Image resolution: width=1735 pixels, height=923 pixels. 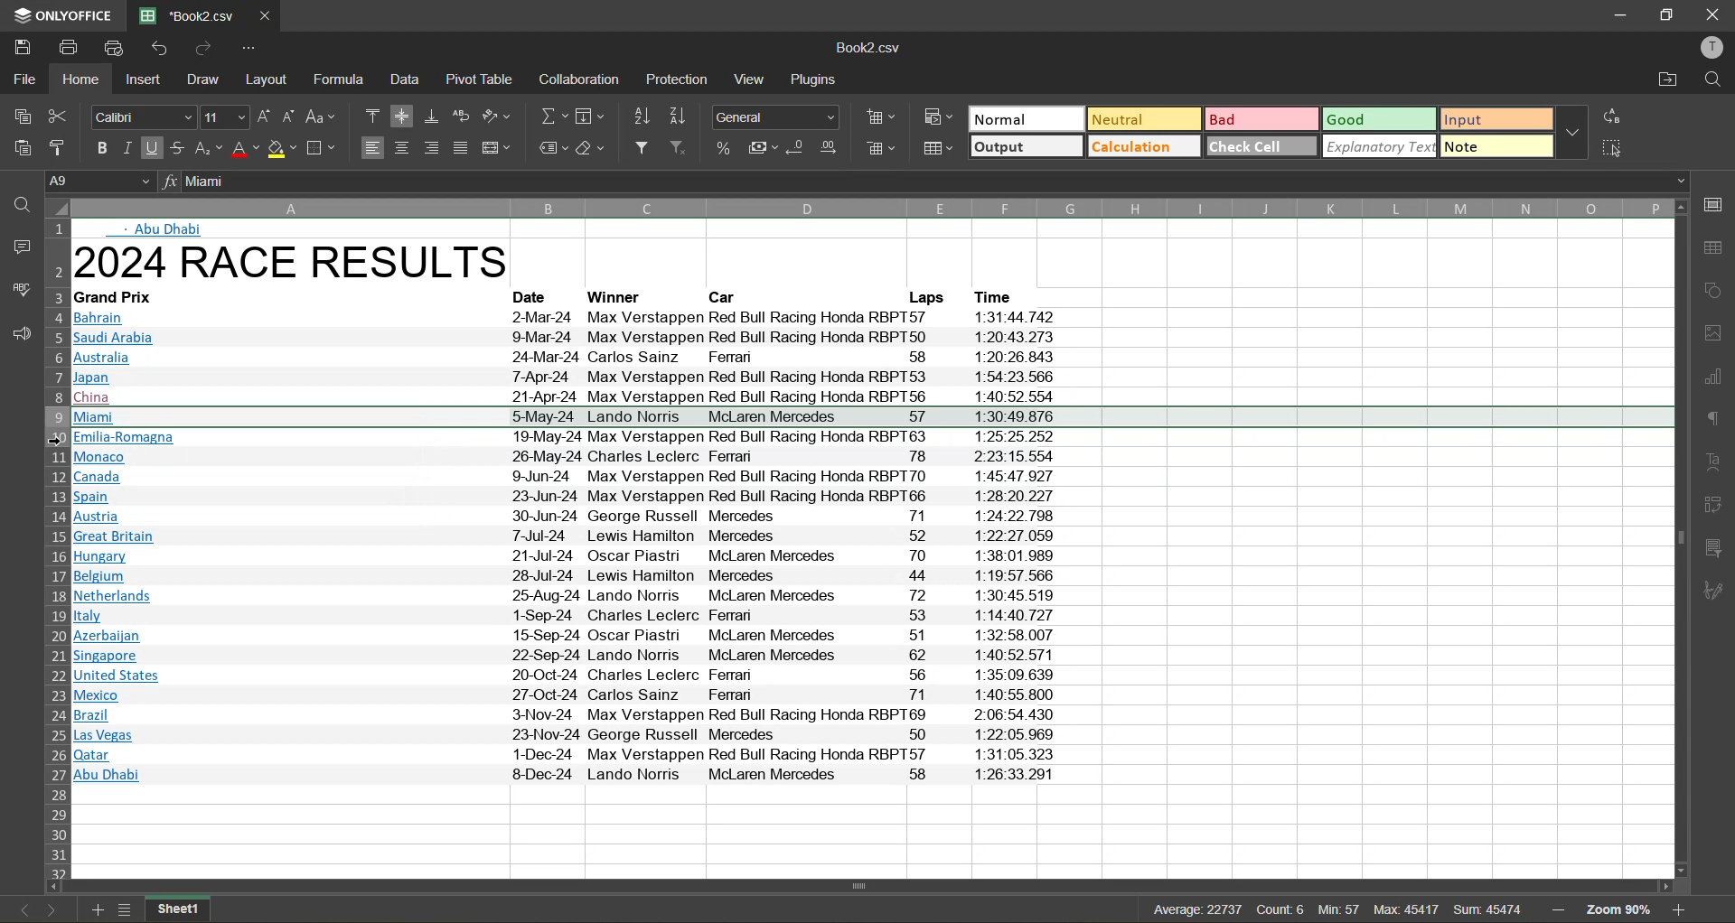 What do you see at coordinates (564, 476) in the screenshot?
I see `Canada 9-Jun-24 Max Verstappen Red Bull Racing Honda RBPT70 1:45:47 927` at bounding box center [564, 476].